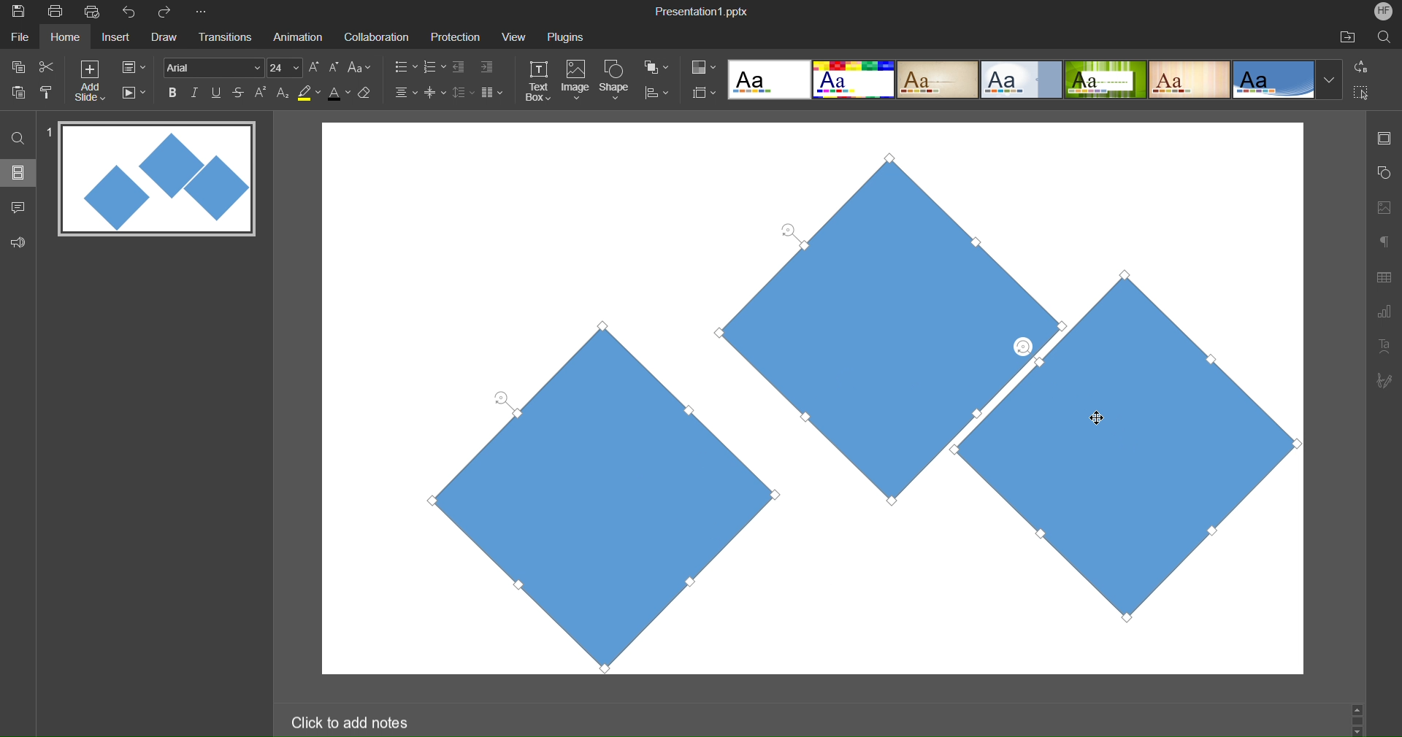 This screenshot has width=1402, height=737. I want to click on Erase Style, so click(366, 93).